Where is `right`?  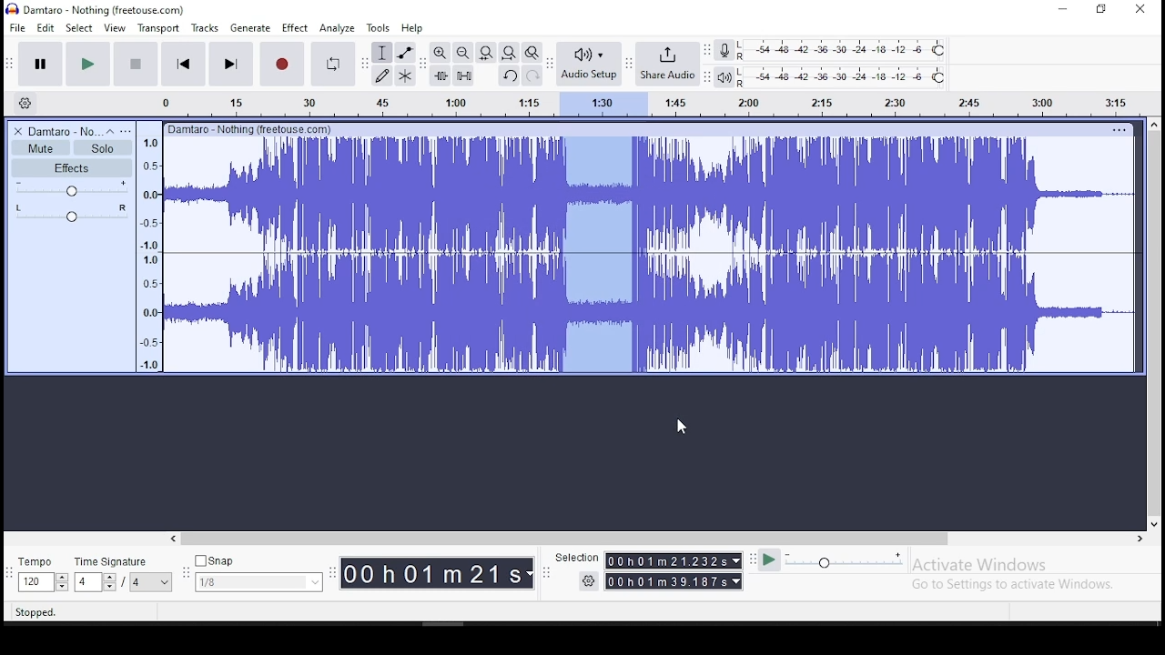 right is located at coordinates (1139, 539).